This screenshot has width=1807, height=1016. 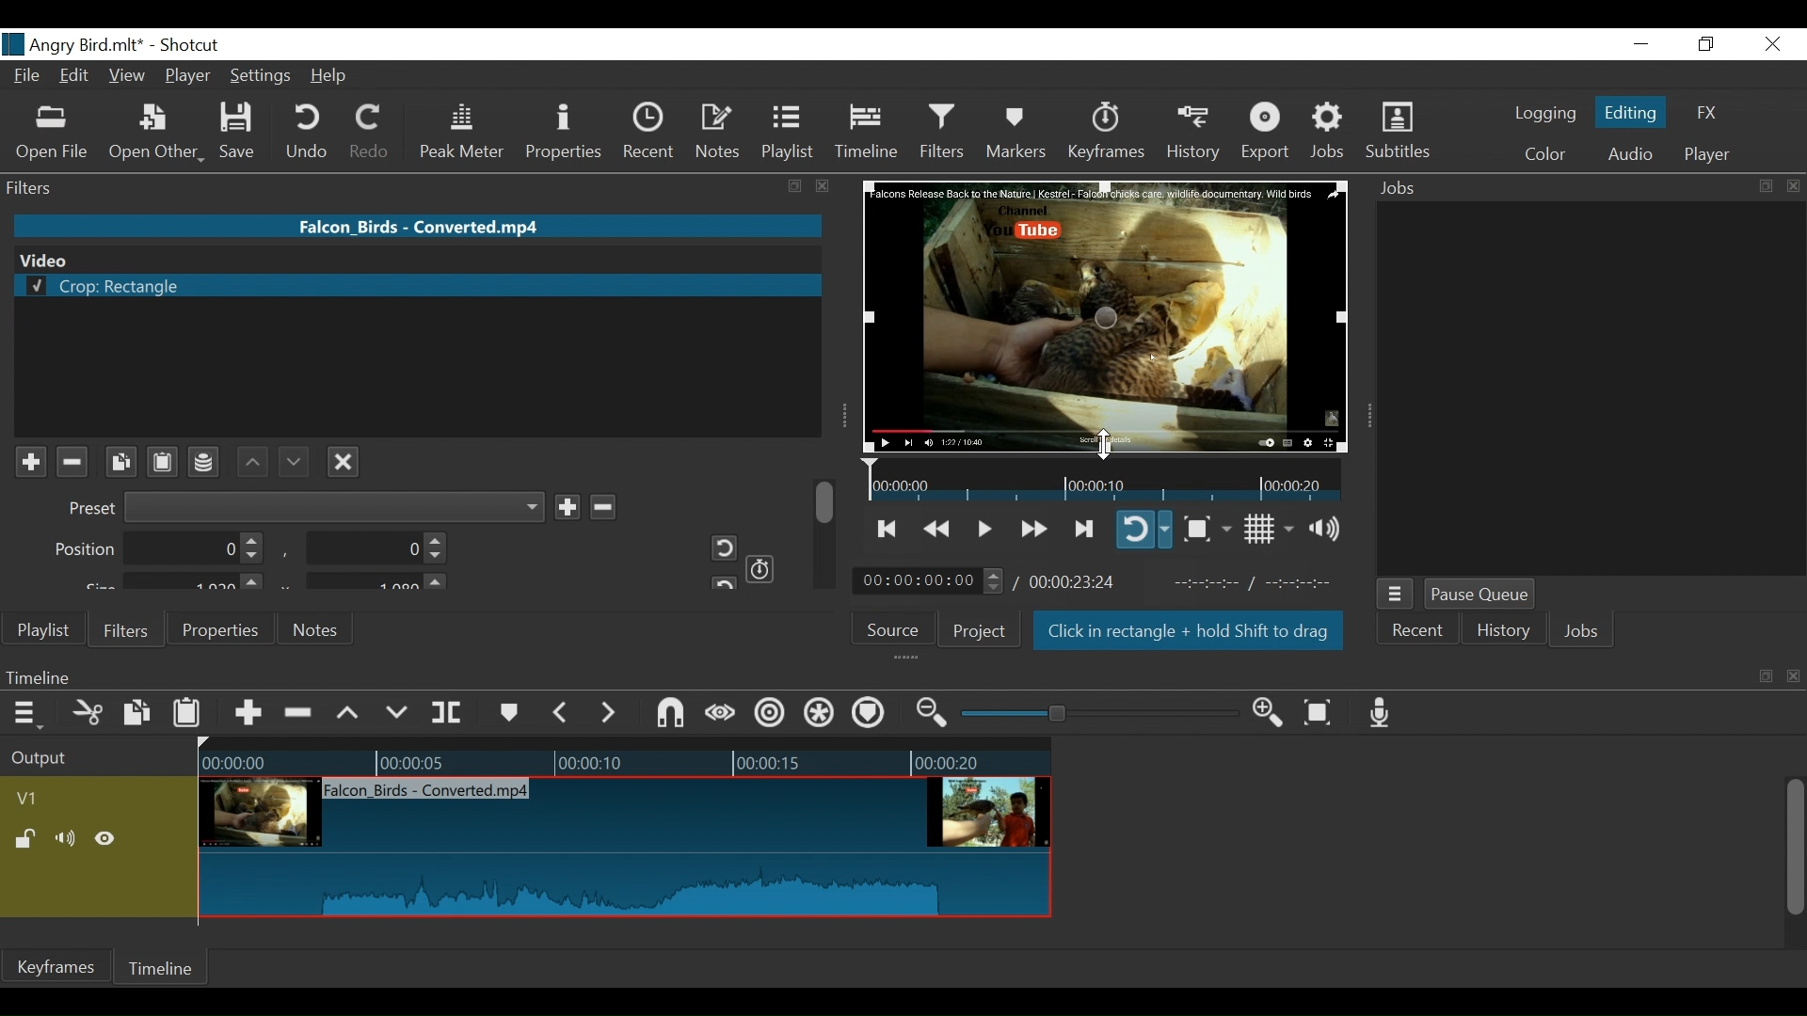 What do you see at coordinates (1031, 531) in the screenshot?
I see `play forward quickly` at bounding box center [1031, 531].